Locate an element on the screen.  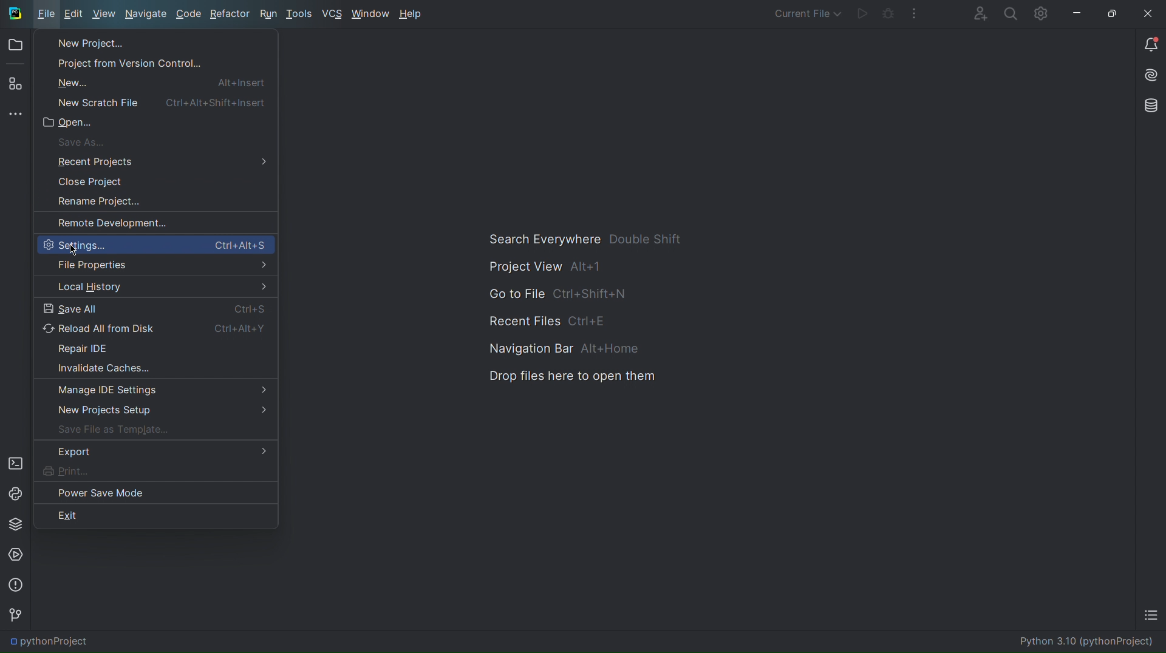
Notifications is located at coordinates (1149, 44).